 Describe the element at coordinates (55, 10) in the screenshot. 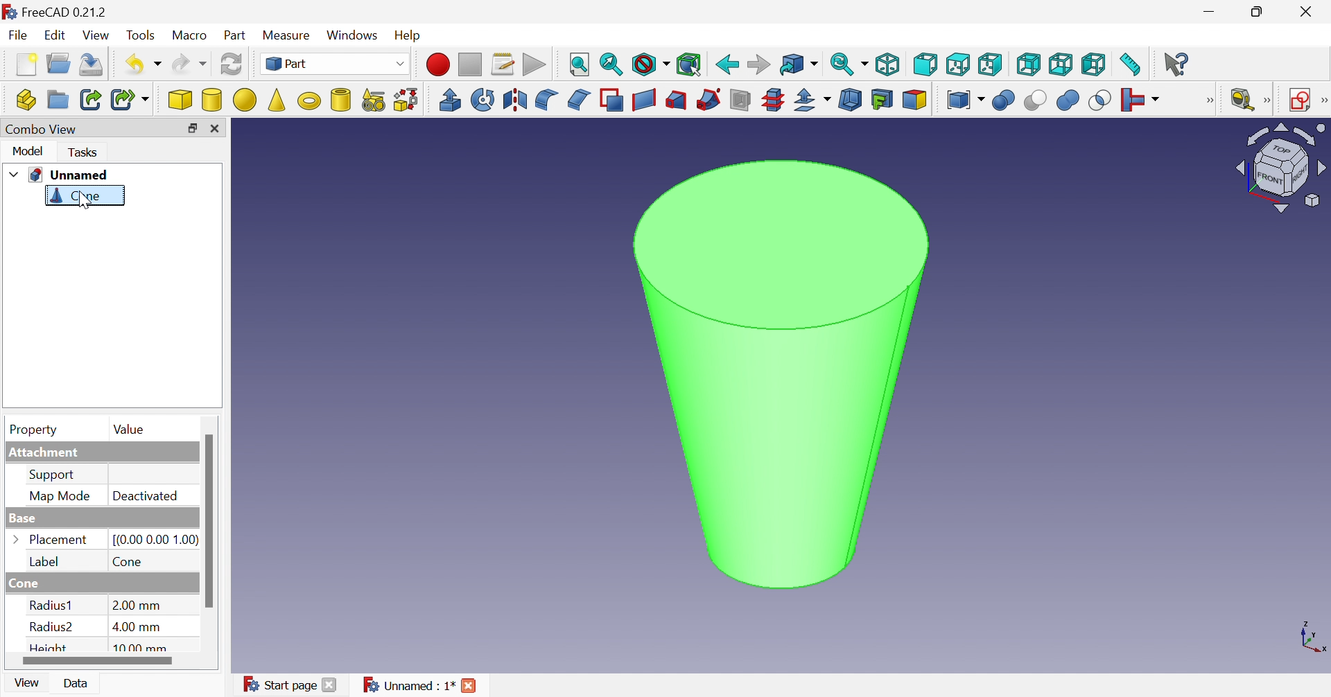

I see `FreeCAD 0.21.2 (Application details)` at that location.